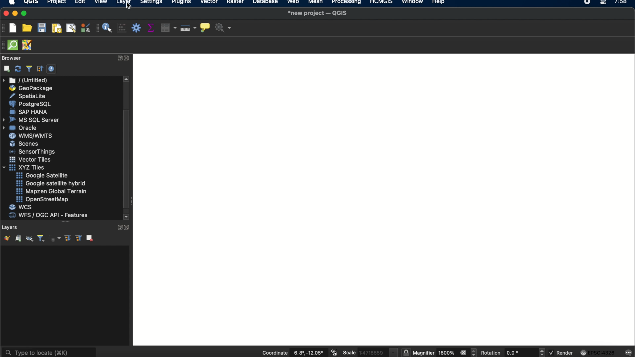 The image size is (635, 357). Describe the element at coordinates (13, 28) in the screenshot. I see `new project` at that location.